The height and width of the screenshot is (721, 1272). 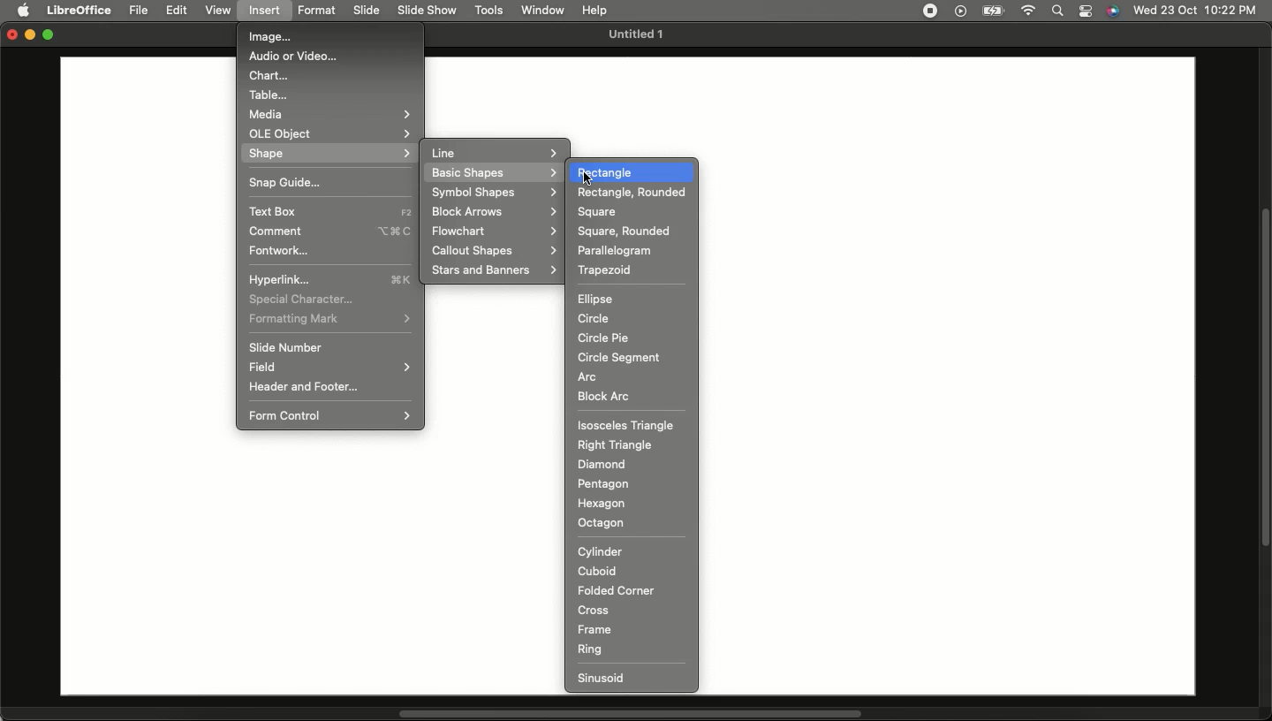 What do you see at coordinates (333, 231) in the screenshot?
I see `Comment` at bounding box center [333, 231].